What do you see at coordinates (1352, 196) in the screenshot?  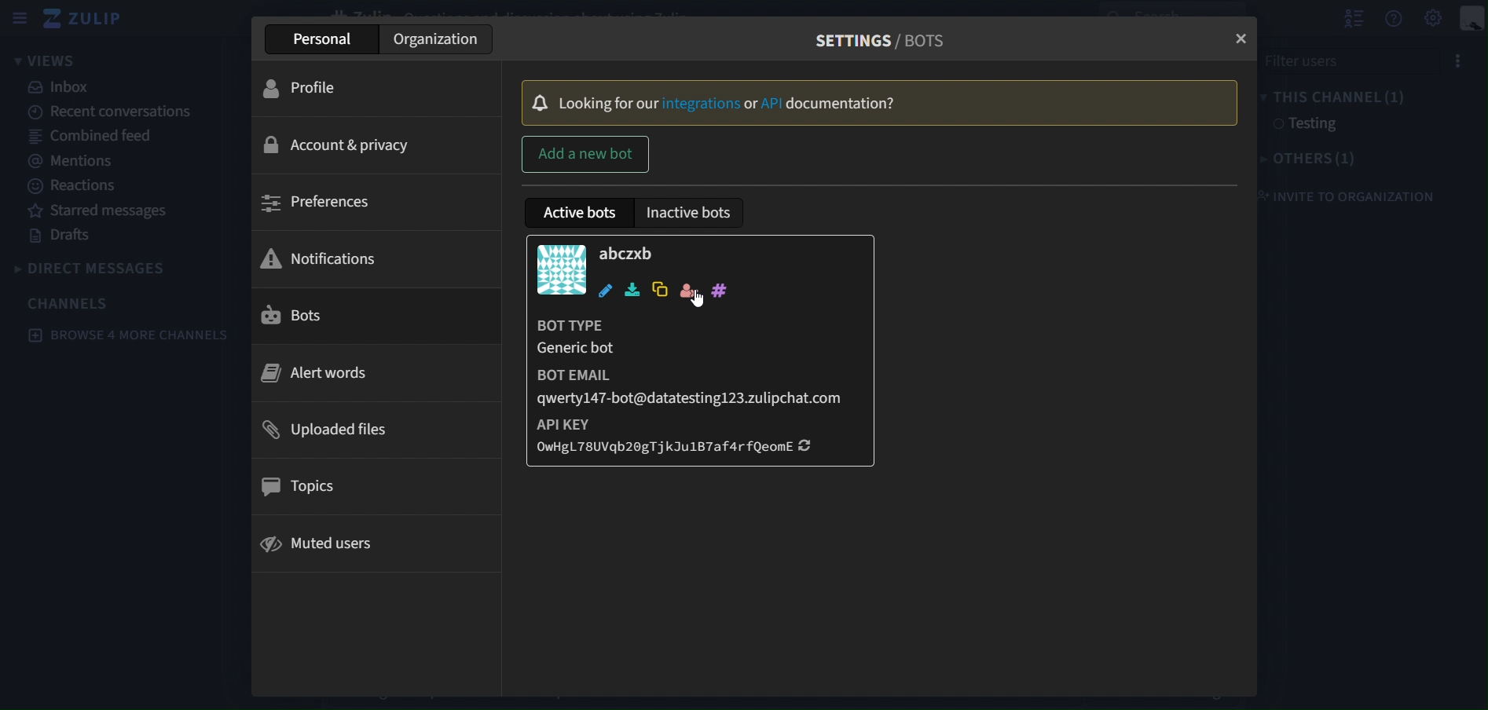 I see `invite to organization` at bounding box center [1352, 196].